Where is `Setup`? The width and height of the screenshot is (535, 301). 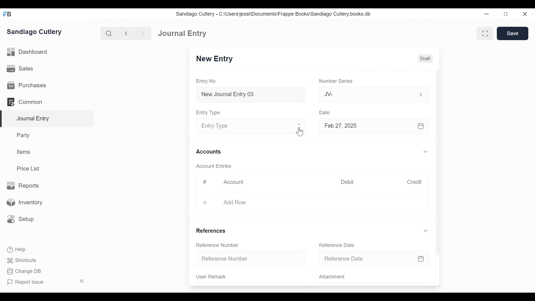
Setup is located at coordinates (21, 219).